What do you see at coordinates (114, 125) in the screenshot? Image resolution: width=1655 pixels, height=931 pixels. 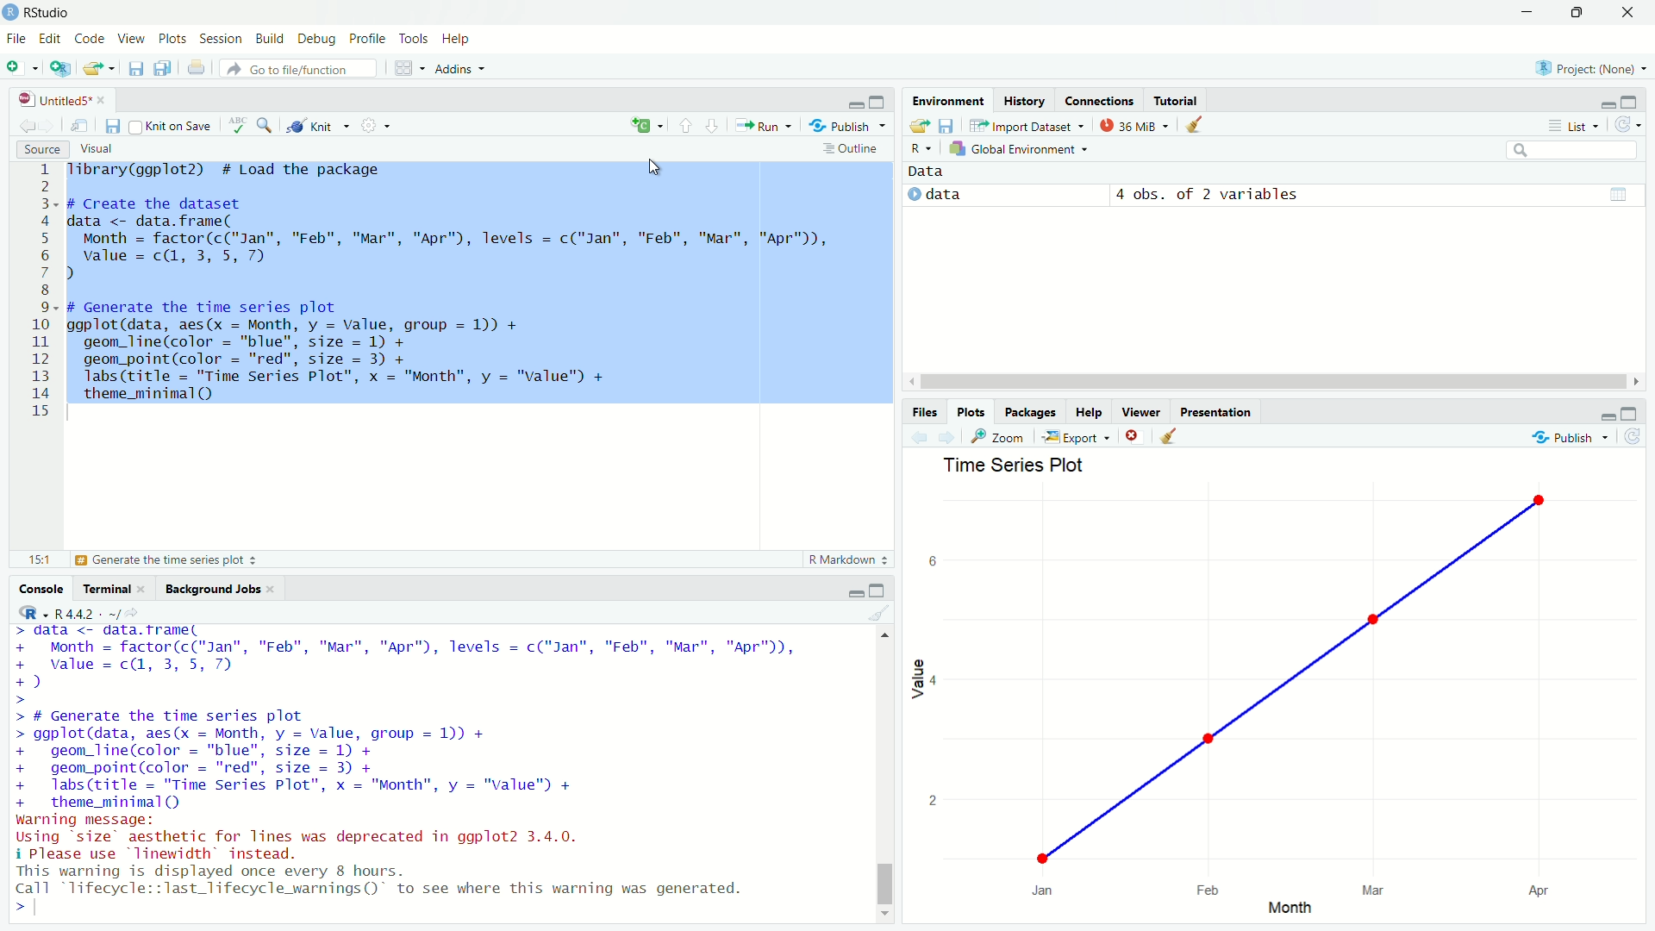 I see `save current document` at bounding box center [114, 125].